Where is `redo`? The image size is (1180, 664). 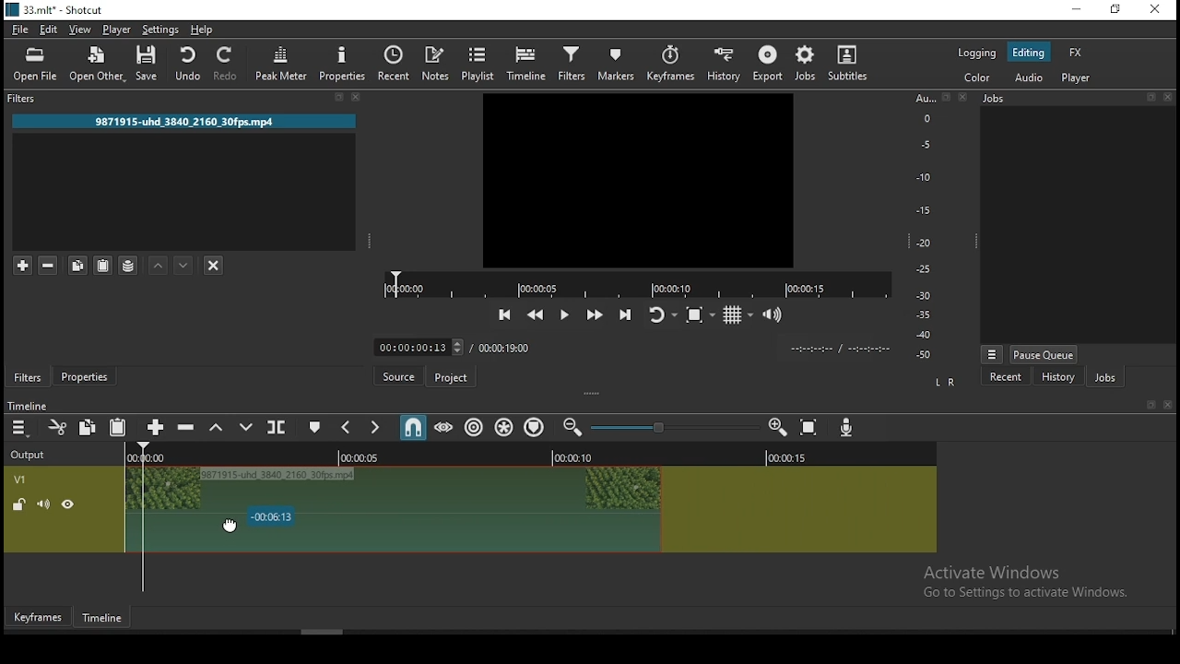 redo is located at coordinates (228, 66).